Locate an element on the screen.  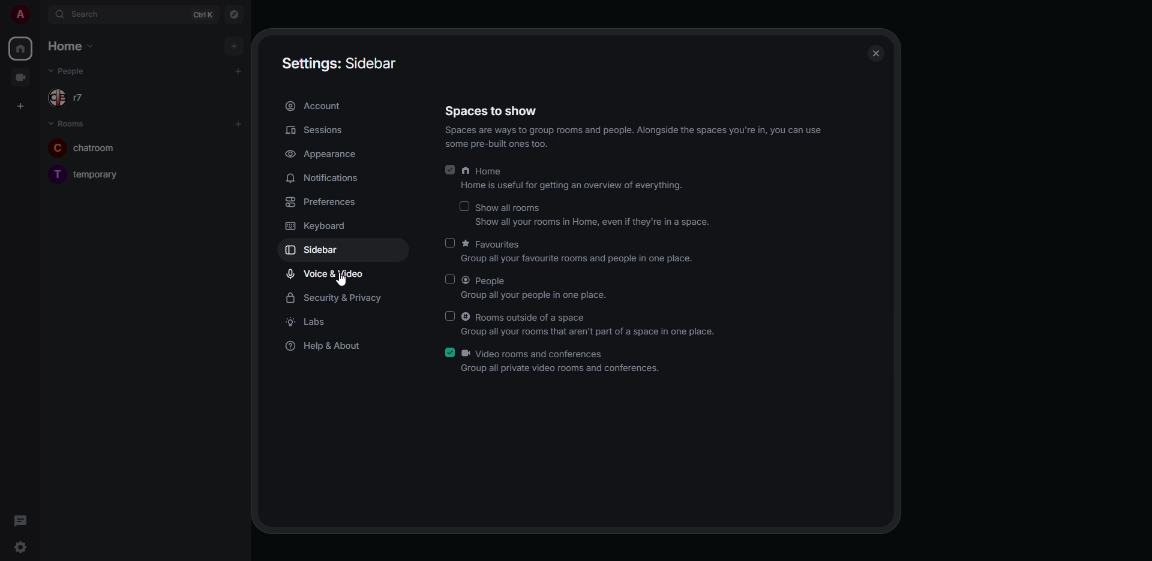
create space is located at coordinates (22, 104).